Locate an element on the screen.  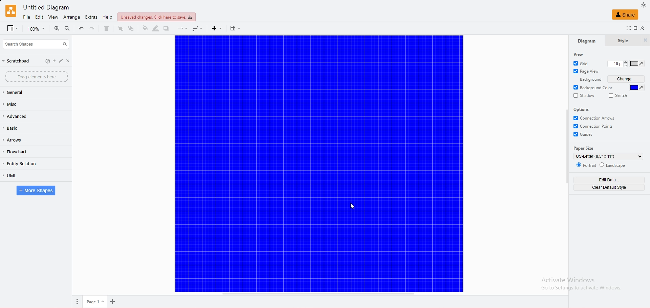
more shapes is located at coordinates (36, 191).